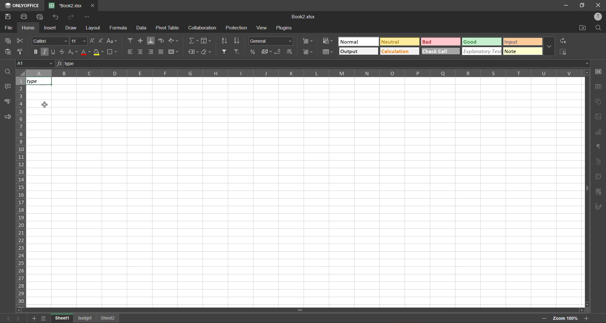 The width and height of the screenshot is (606, 323). What do you see at coordinates (142, 28) in the screenshot?
I see `data` at bounding box center [142, 28].